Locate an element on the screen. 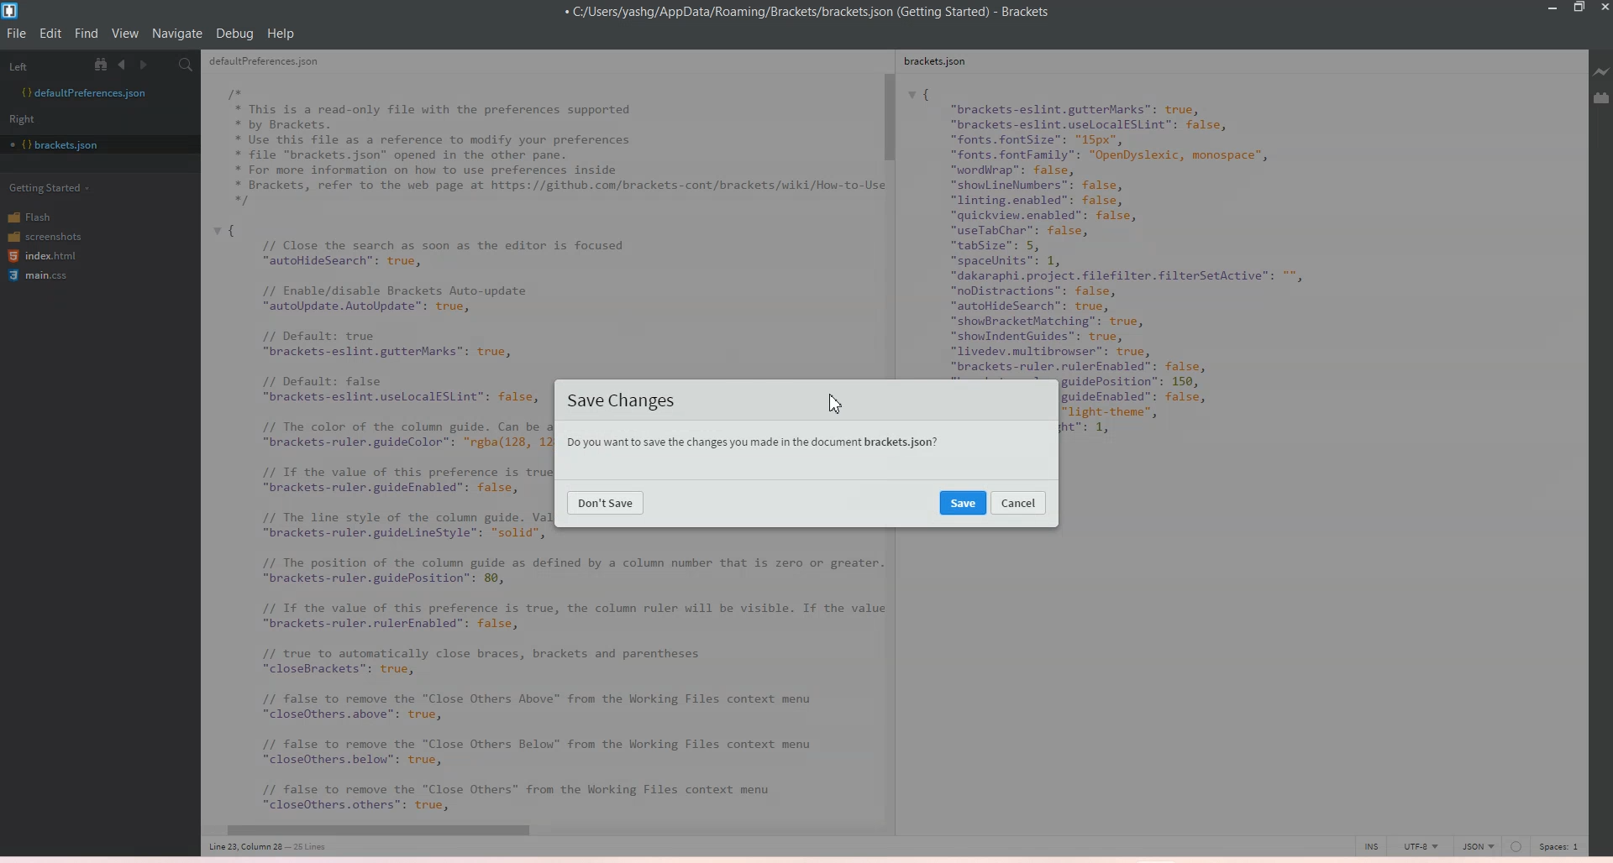  Find is located at coordinates (87, 34).